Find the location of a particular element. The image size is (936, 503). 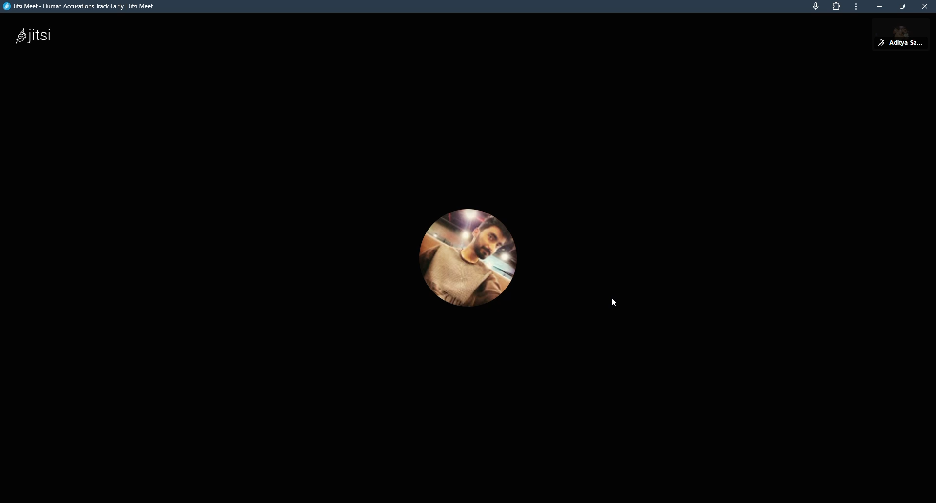

profile is located at coordinates (462, 253).